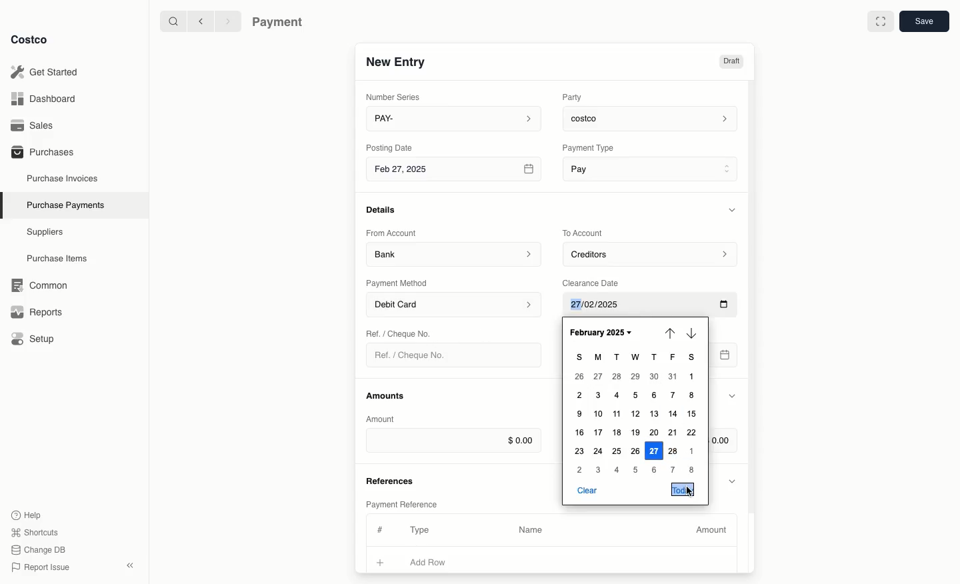  Describe the element at coordinates (731, 61) in the screenshot. I see `Draft` at that location.